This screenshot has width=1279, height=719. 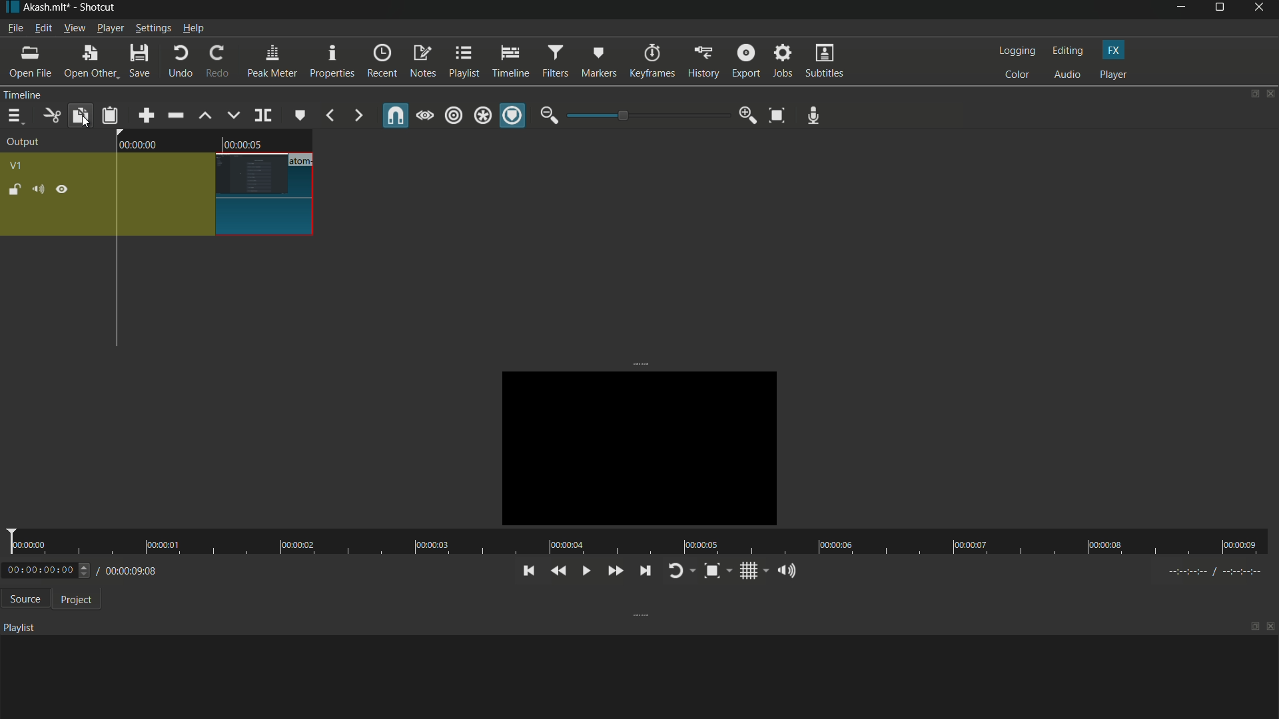 What do you see at coordinates (330, 117) in the screenshot?
I see `previous marker` at bounding box center [330, 117].